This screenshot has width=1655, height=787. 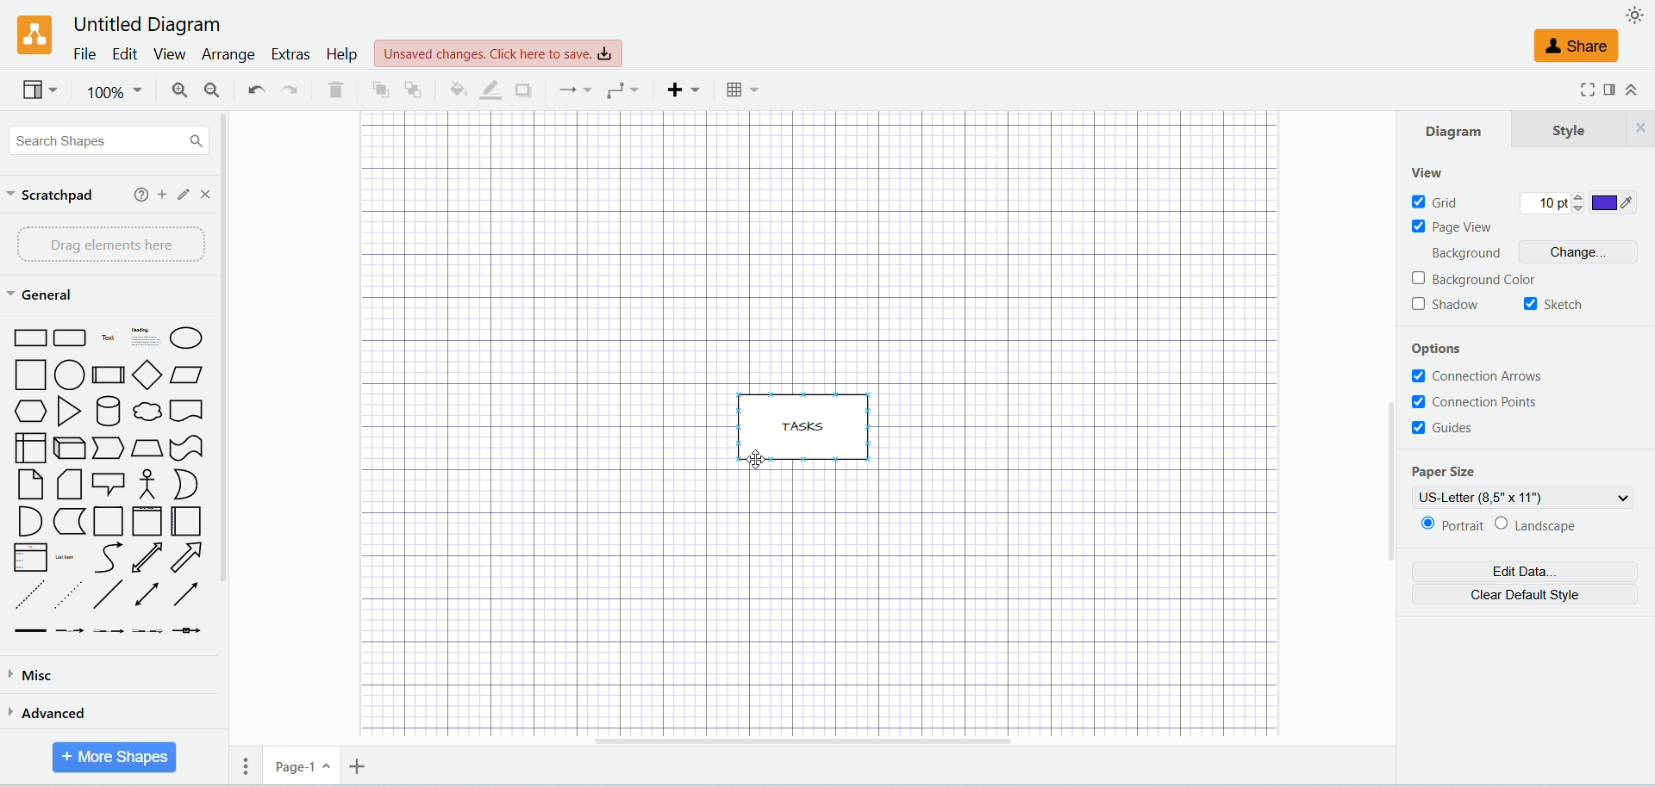 I want to click on Arrow, so click(x=187, y=557).